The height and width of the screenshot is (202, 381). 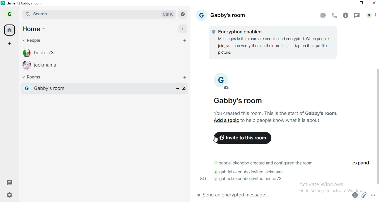 I want to click on scrollbar, so click(x=378, y=126).